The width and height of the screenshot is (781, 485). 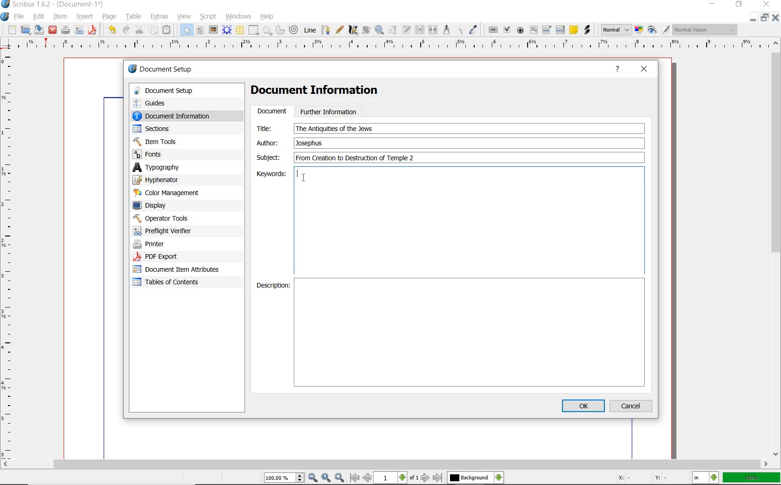 I want to click on sections, so click(x=172, y=129).